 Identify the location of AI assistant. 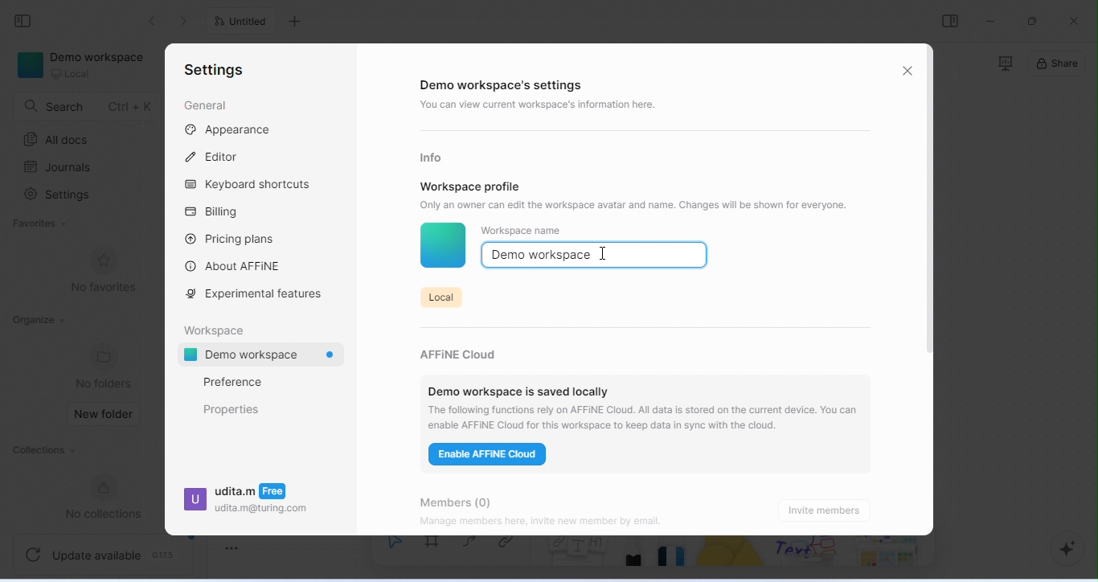
(1061, 549).